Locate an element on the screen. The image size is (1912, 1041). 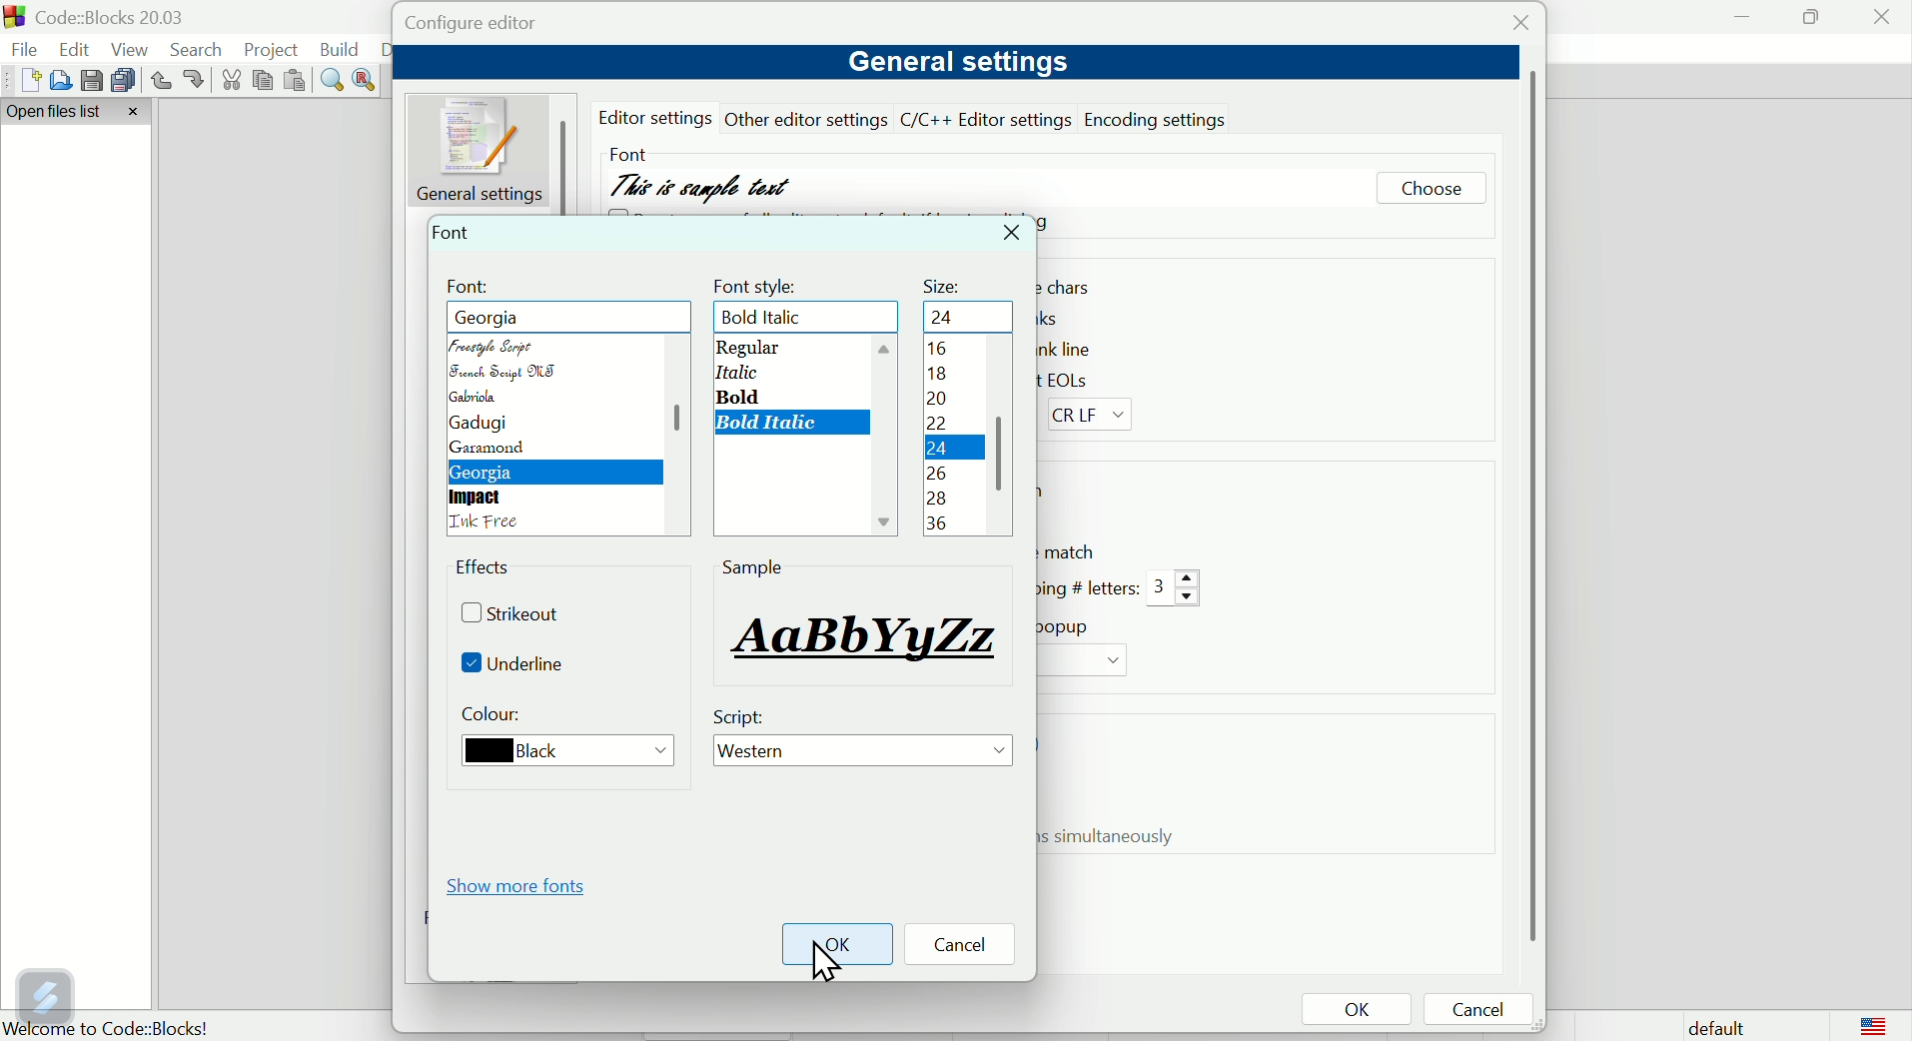
Effects is located at coordinates (487, 570).